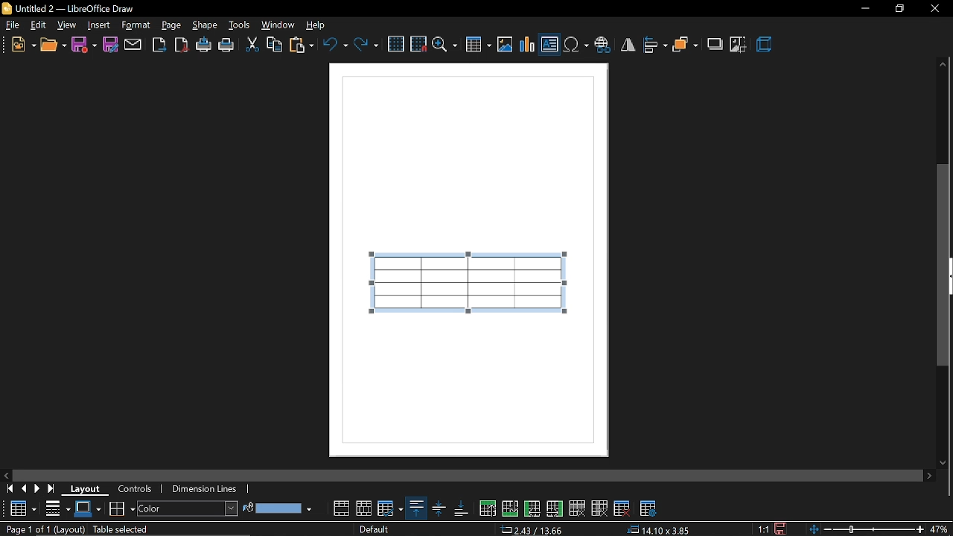 This screenshot has width=953, height=536. I want to click on window, so click(278, 25).